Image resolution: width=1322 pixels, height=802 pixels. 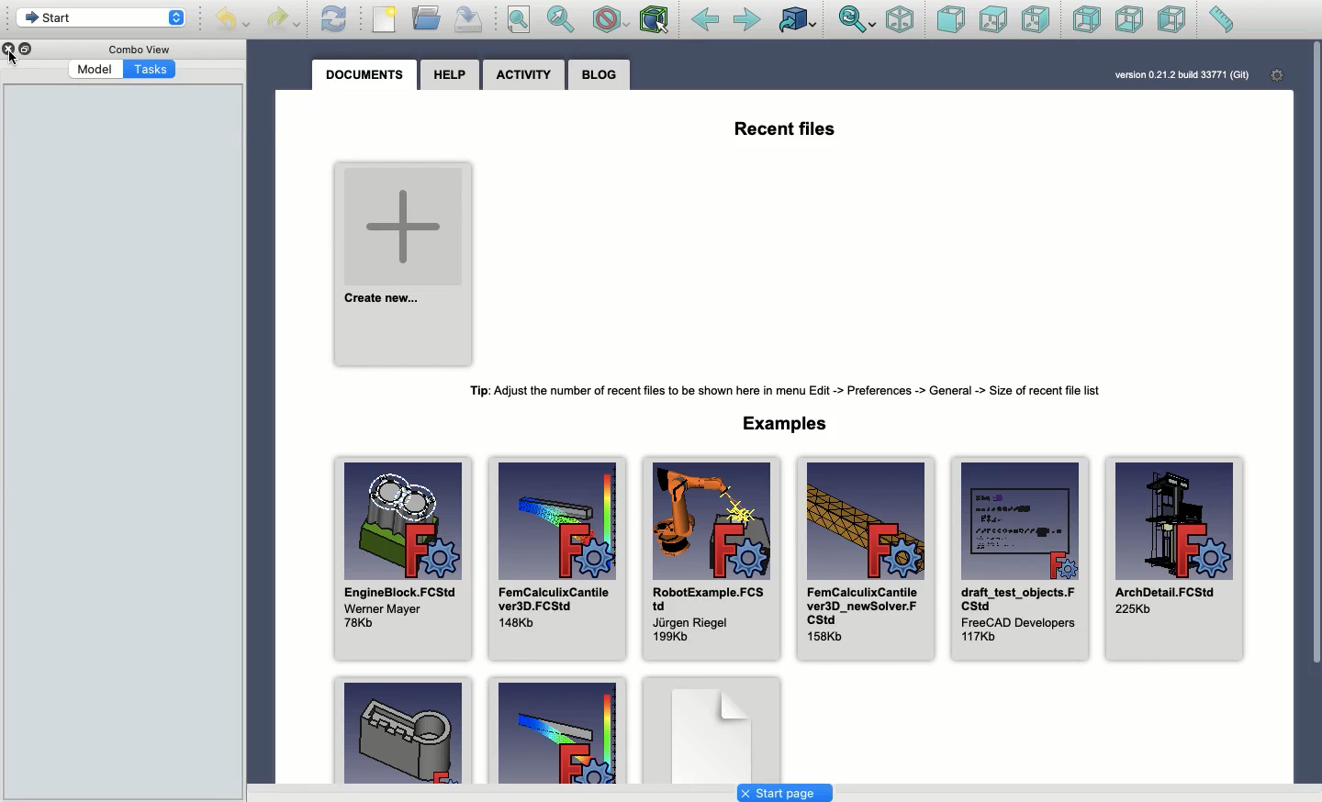 I want to click on Forwarded, so click(x=747, y=19).